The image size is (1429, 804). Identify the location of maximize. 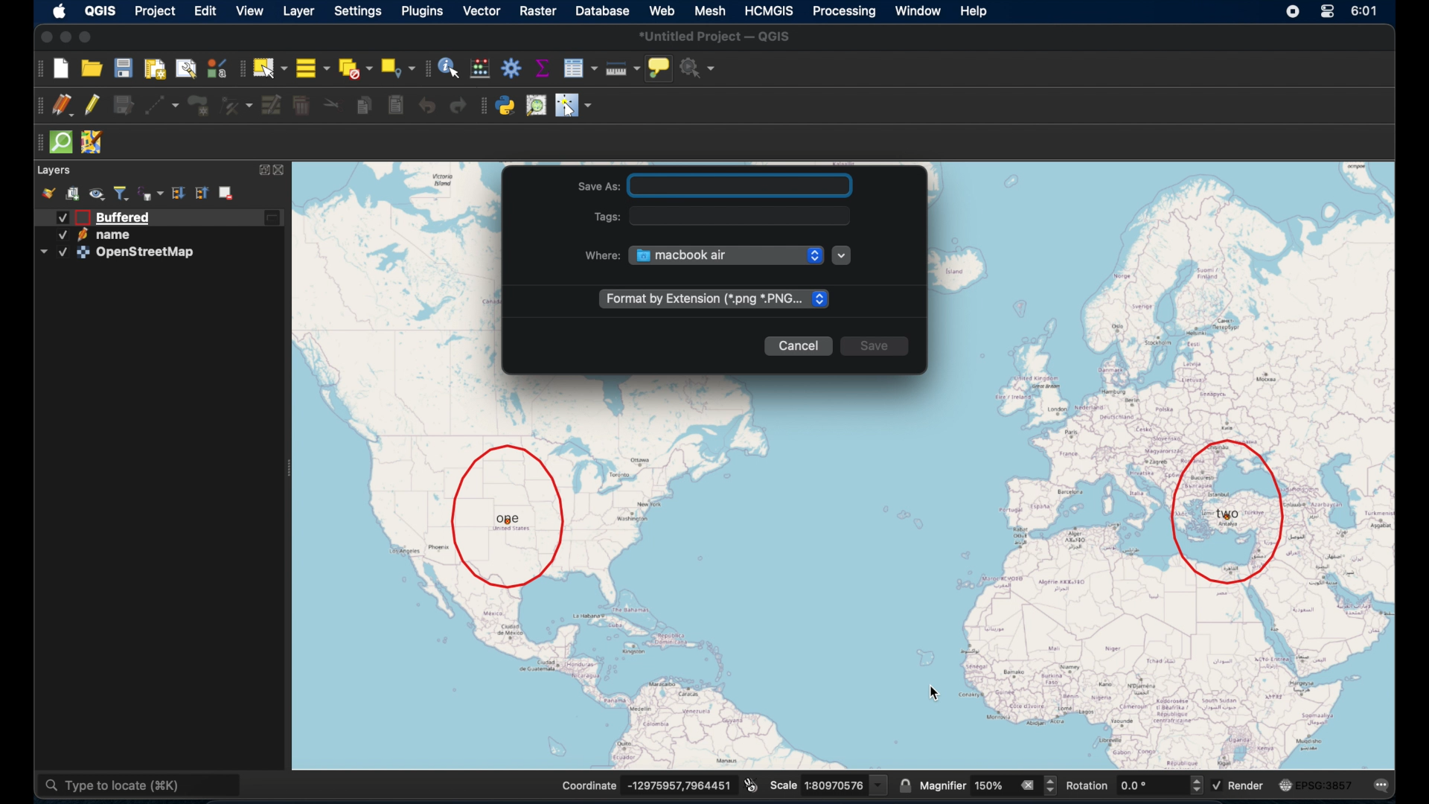
(87, 37).